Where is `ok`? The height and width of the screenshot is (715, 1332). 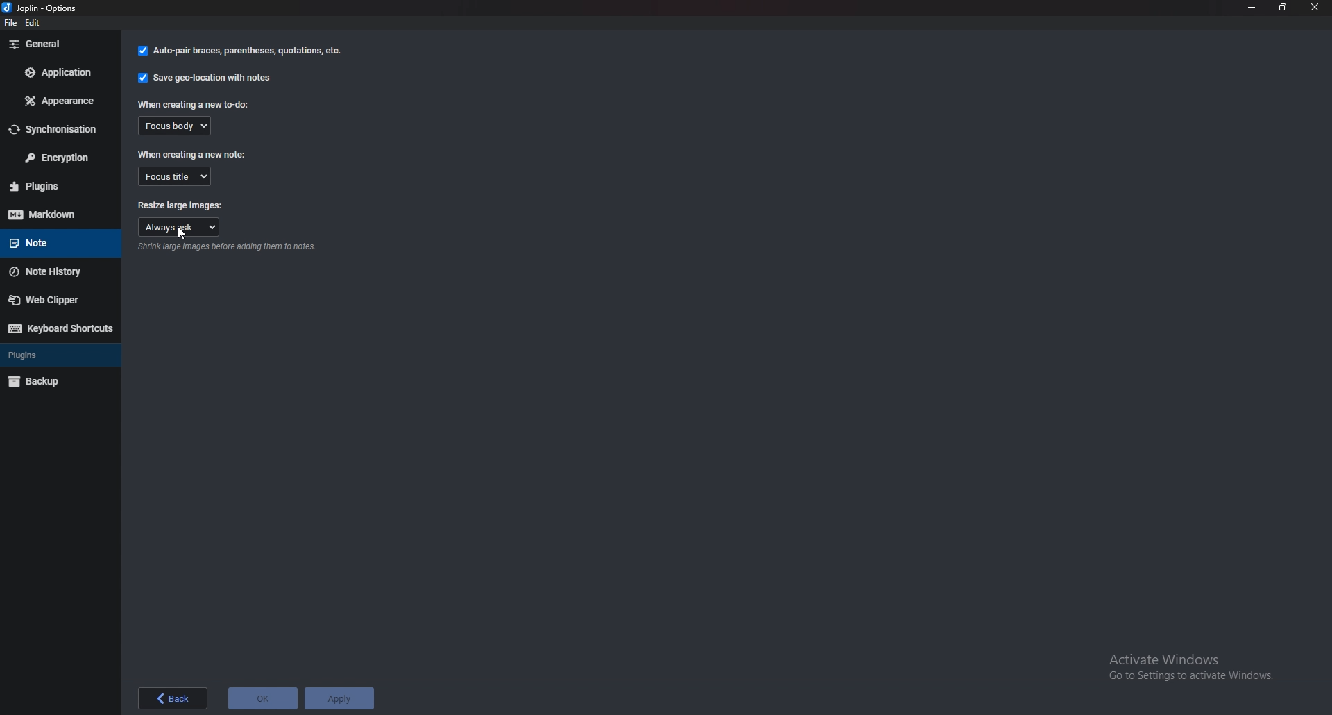 ok is located at coordinates (262, 698).